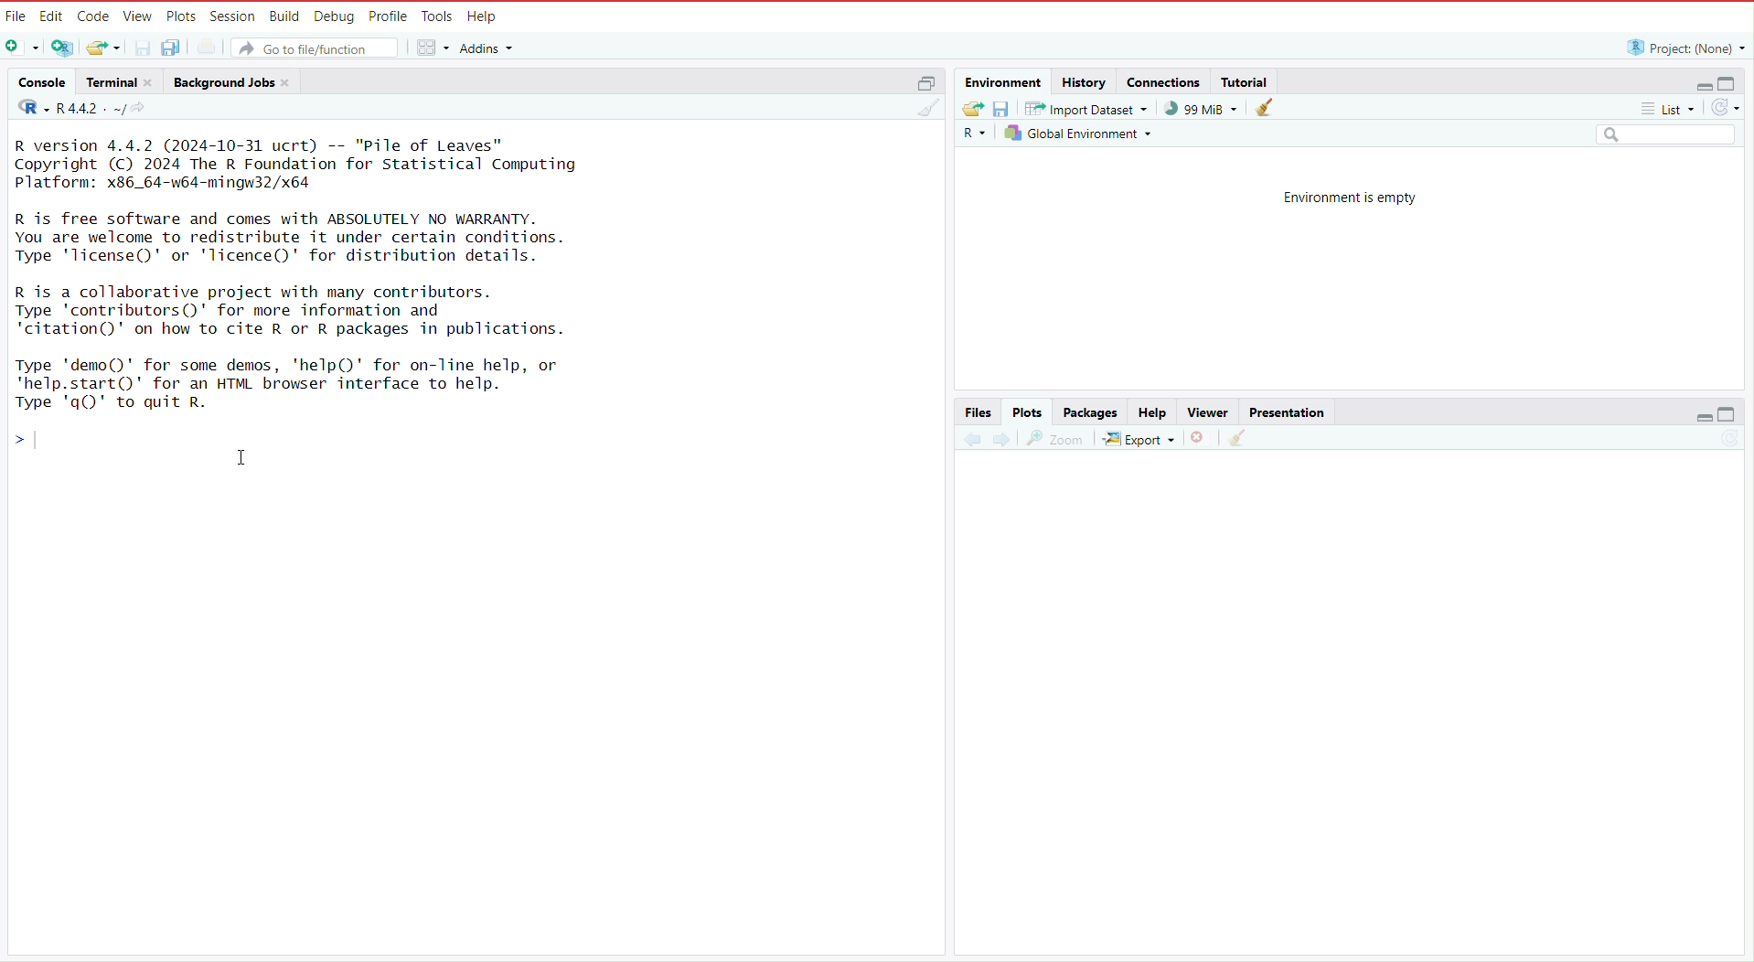 This screenshot has height=962, width=1754. Describe the element at coordinates (91, 109) in the screenshot. I see `R 4.4.2 . ~/` at that location.